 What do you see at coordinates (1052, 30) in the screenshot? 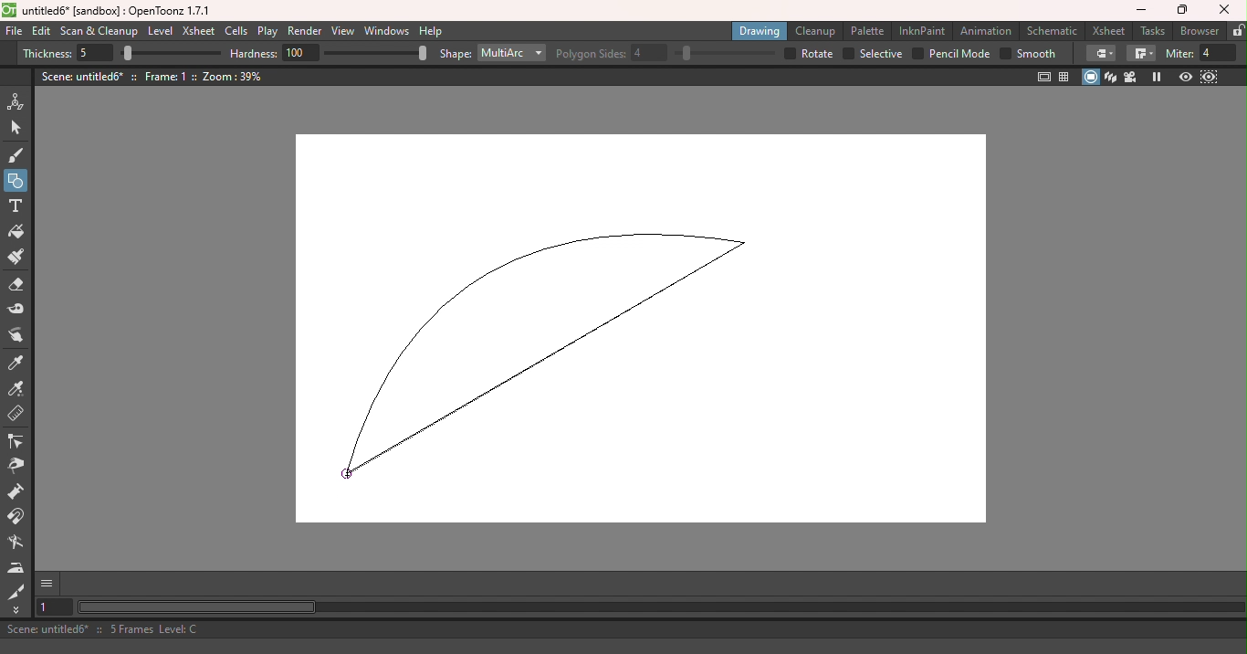
I see `Schematic` at bounding box center [1052, 30].